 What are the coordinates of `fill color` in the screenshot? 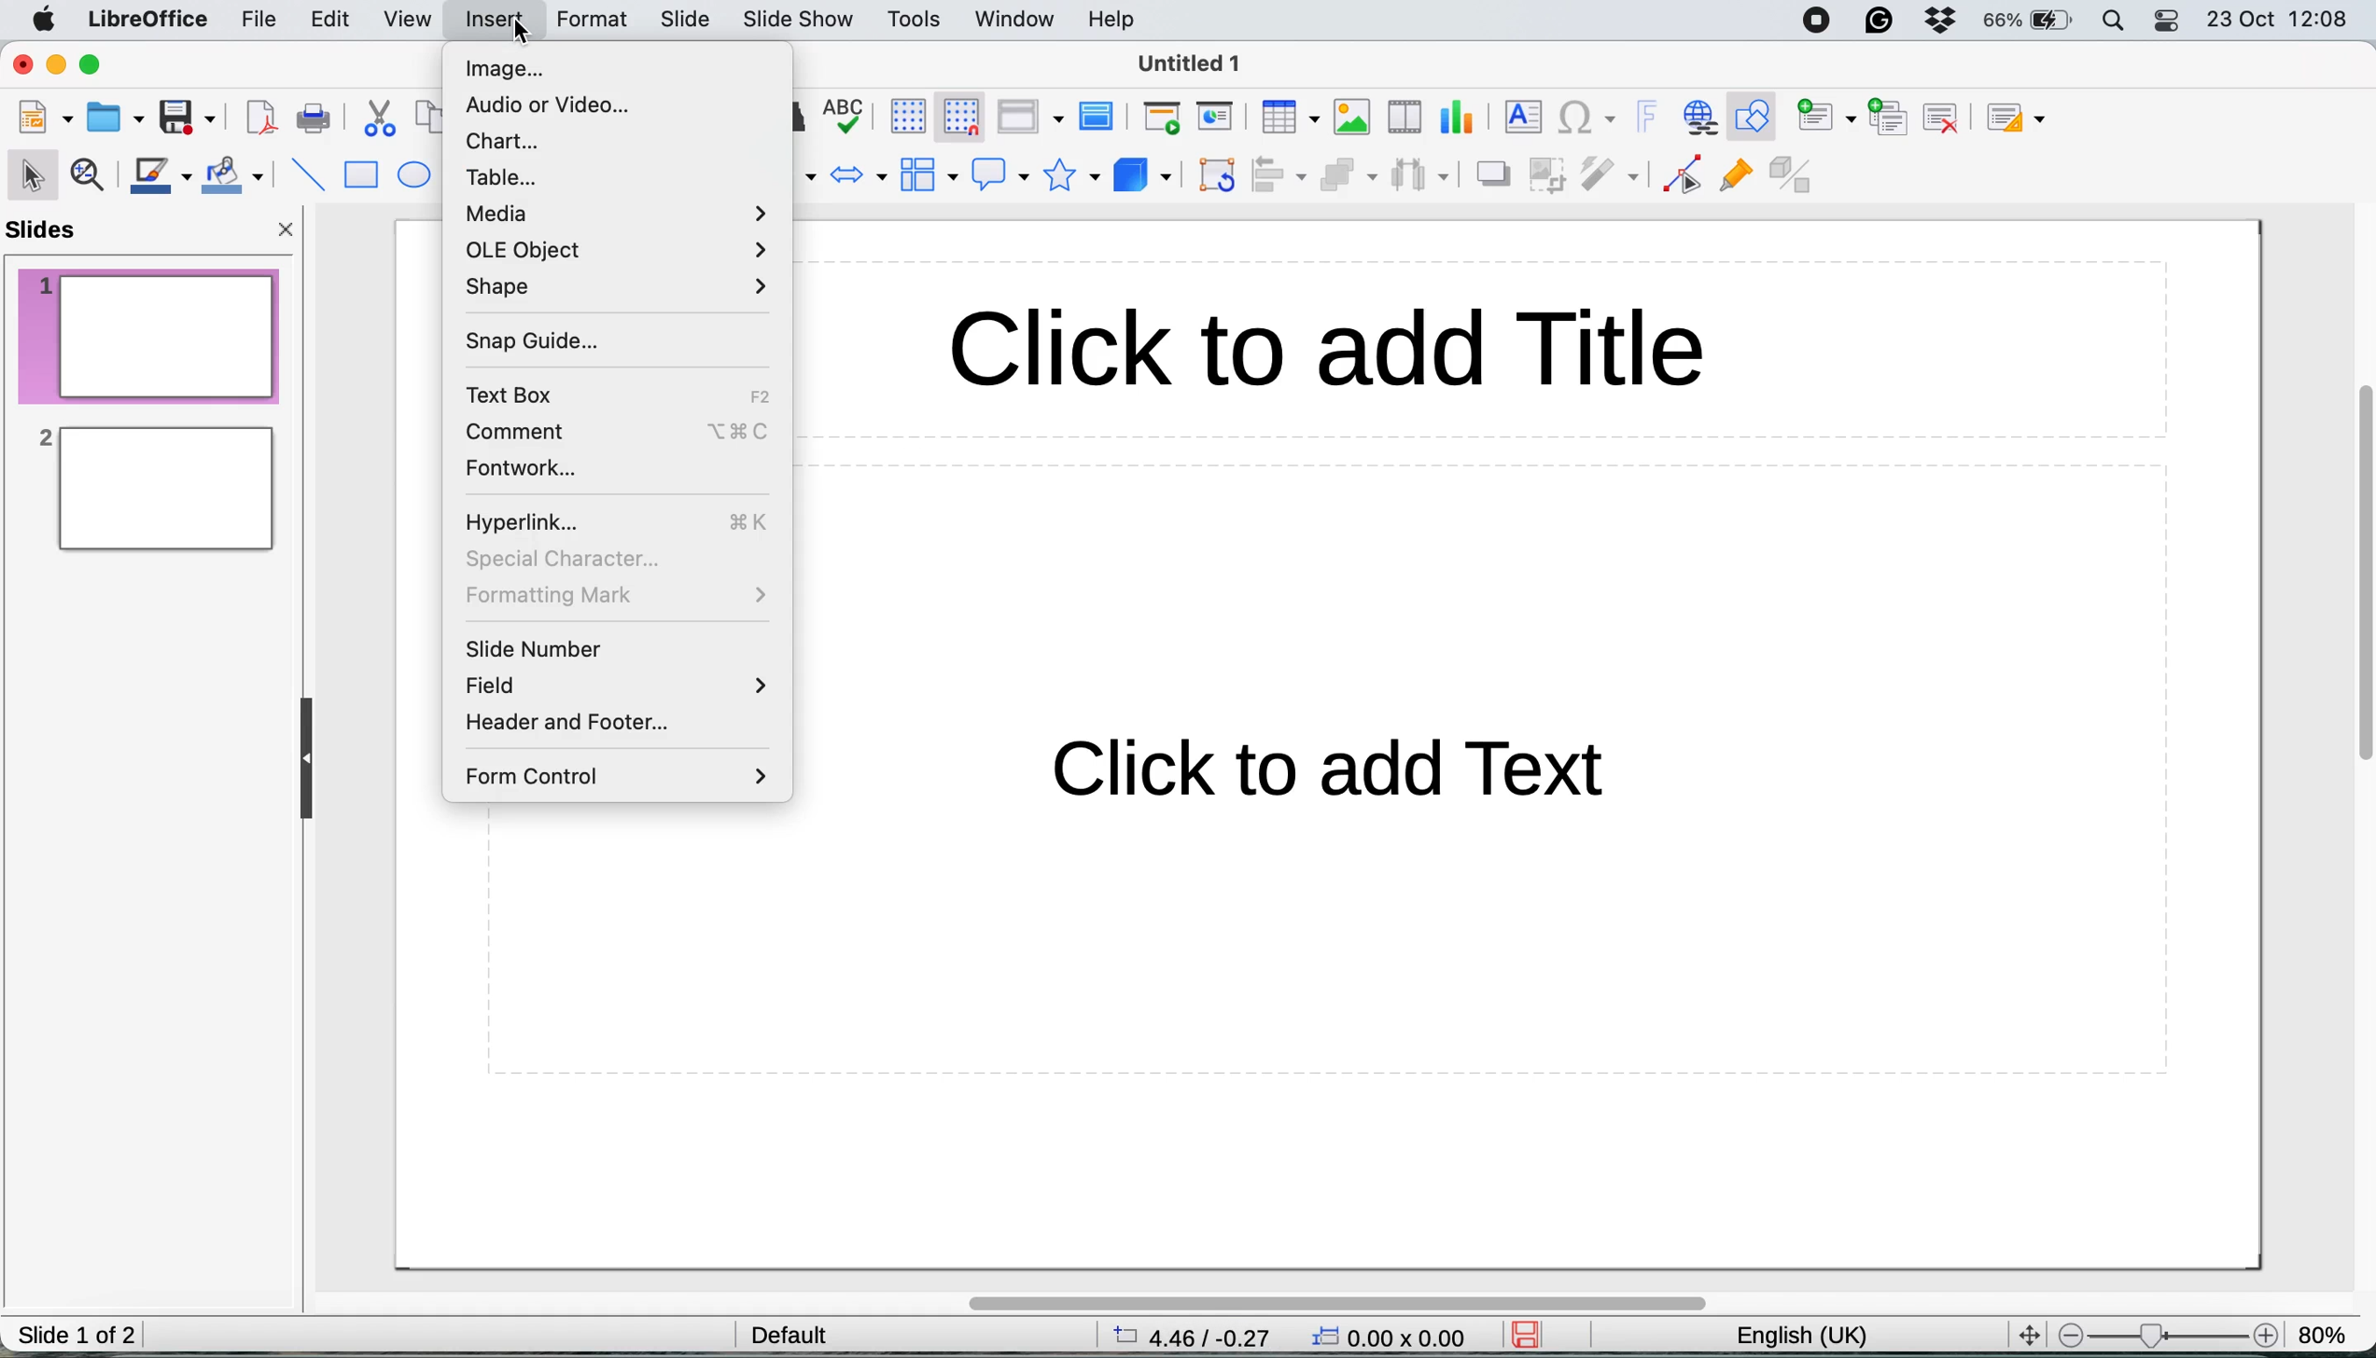 It's located at (237, 175).